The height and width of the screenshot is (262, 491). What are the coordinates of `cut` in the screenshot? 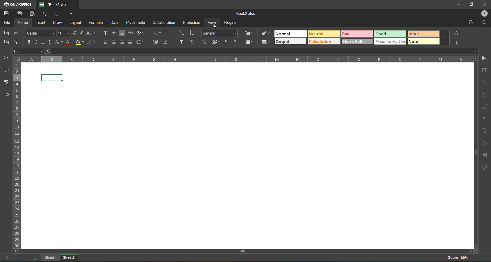 It's located at (18, 33).